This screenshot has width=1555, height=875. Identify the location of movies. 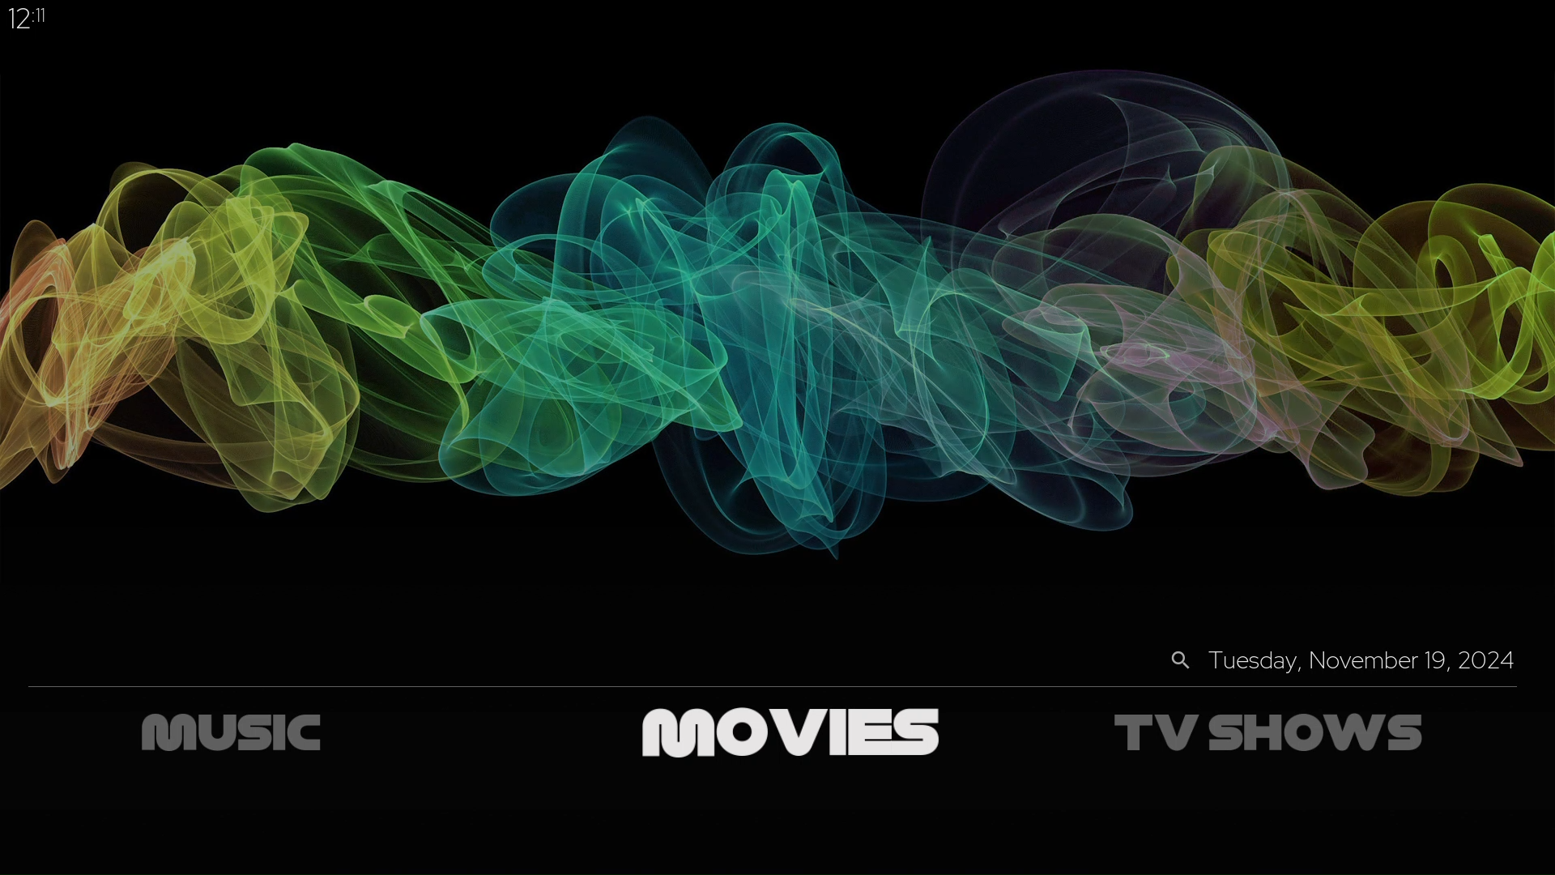
(786, 732).